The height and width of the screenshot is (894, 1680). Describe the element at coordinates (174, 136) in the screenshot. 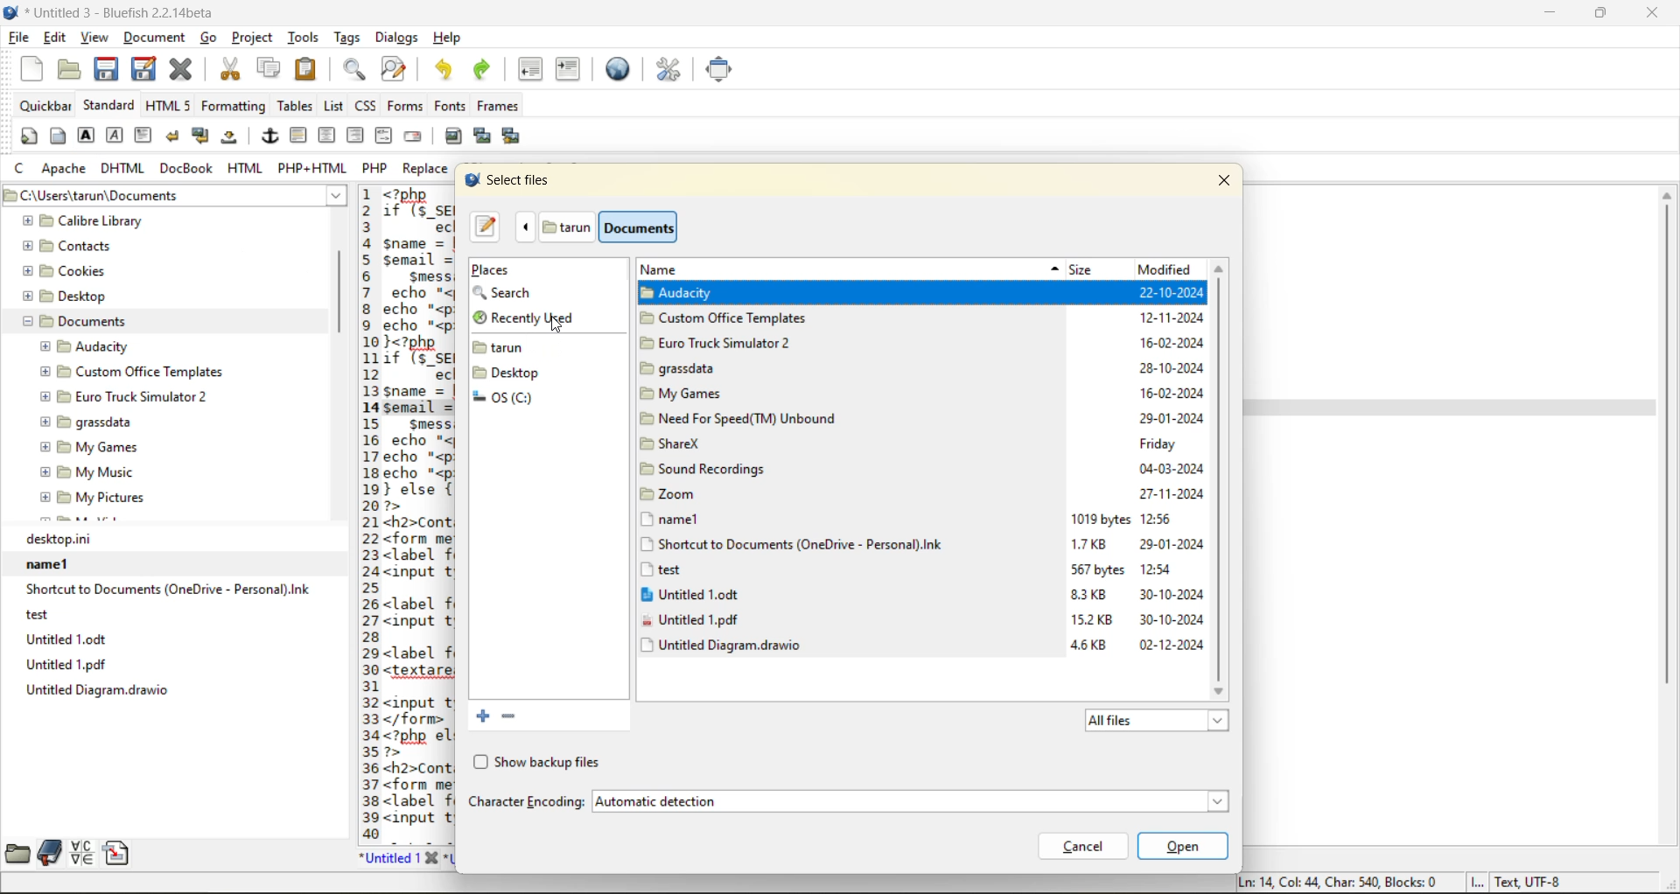

I see `break` at that location.